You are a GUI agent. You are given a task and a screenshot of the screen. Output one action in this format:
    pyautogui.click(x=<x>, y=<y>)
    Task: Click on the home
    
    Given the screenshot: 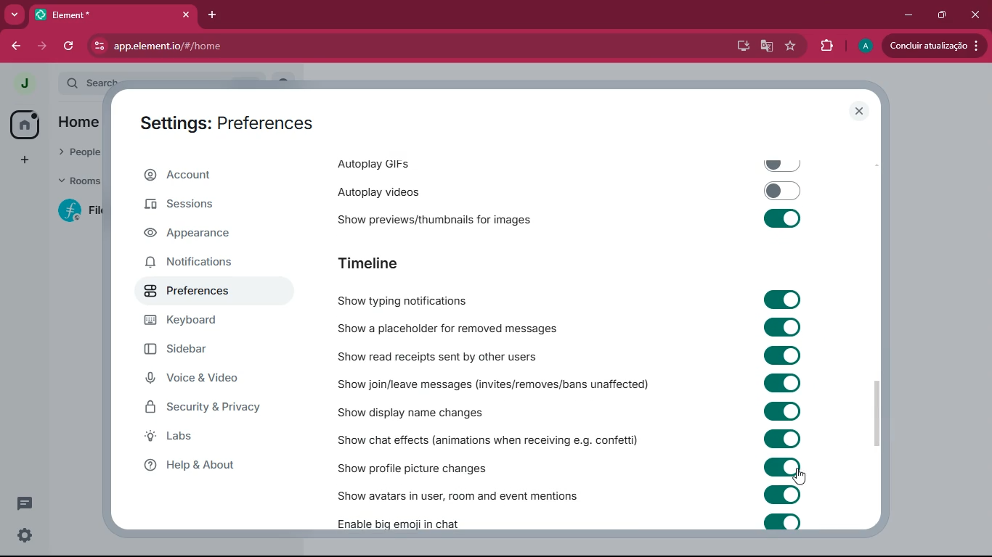 What is the action you would take?
    pyautogui.click(x=23, y=125)
    